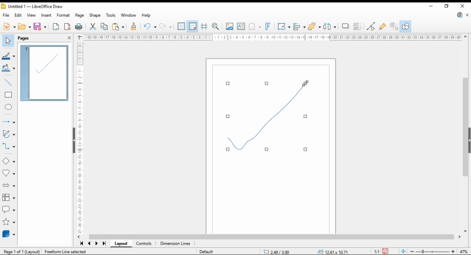 The height and width of the screenshot is (255, 471). I want to click on show draw functions, so click(406, 26).